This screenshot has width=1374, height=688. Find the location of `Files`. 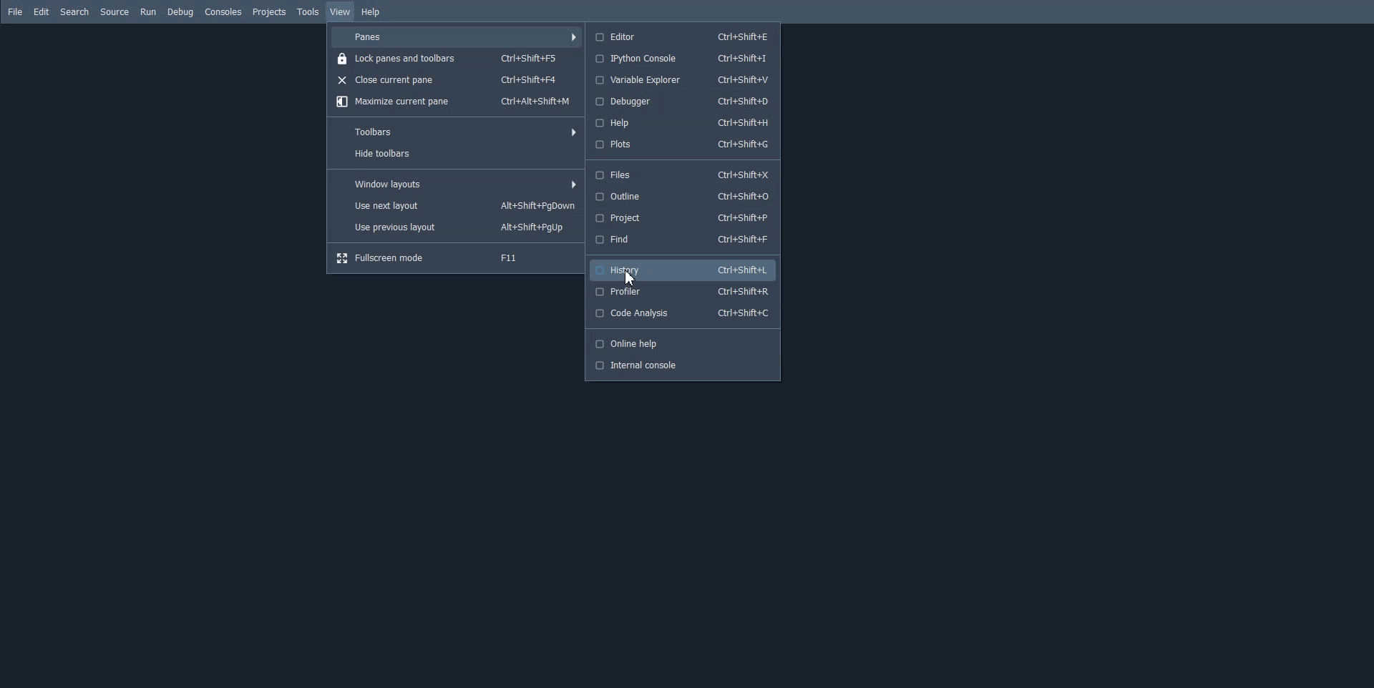

Files is located at coordinates (681, 176).